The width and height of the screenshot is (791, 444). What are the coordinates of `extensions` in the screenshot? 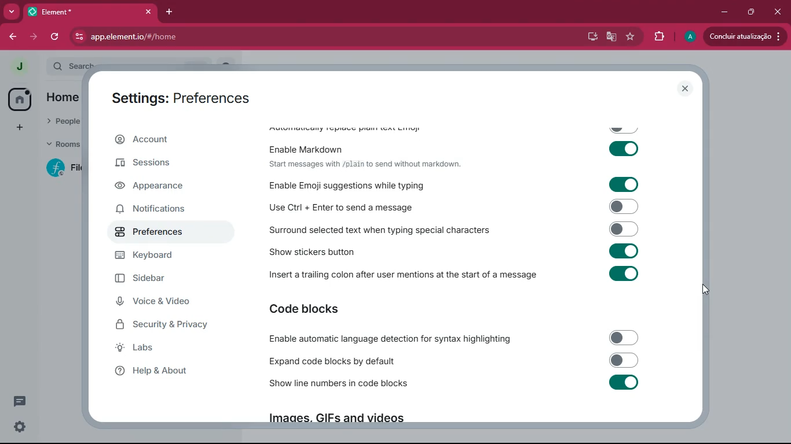 It's located at (658, 38).